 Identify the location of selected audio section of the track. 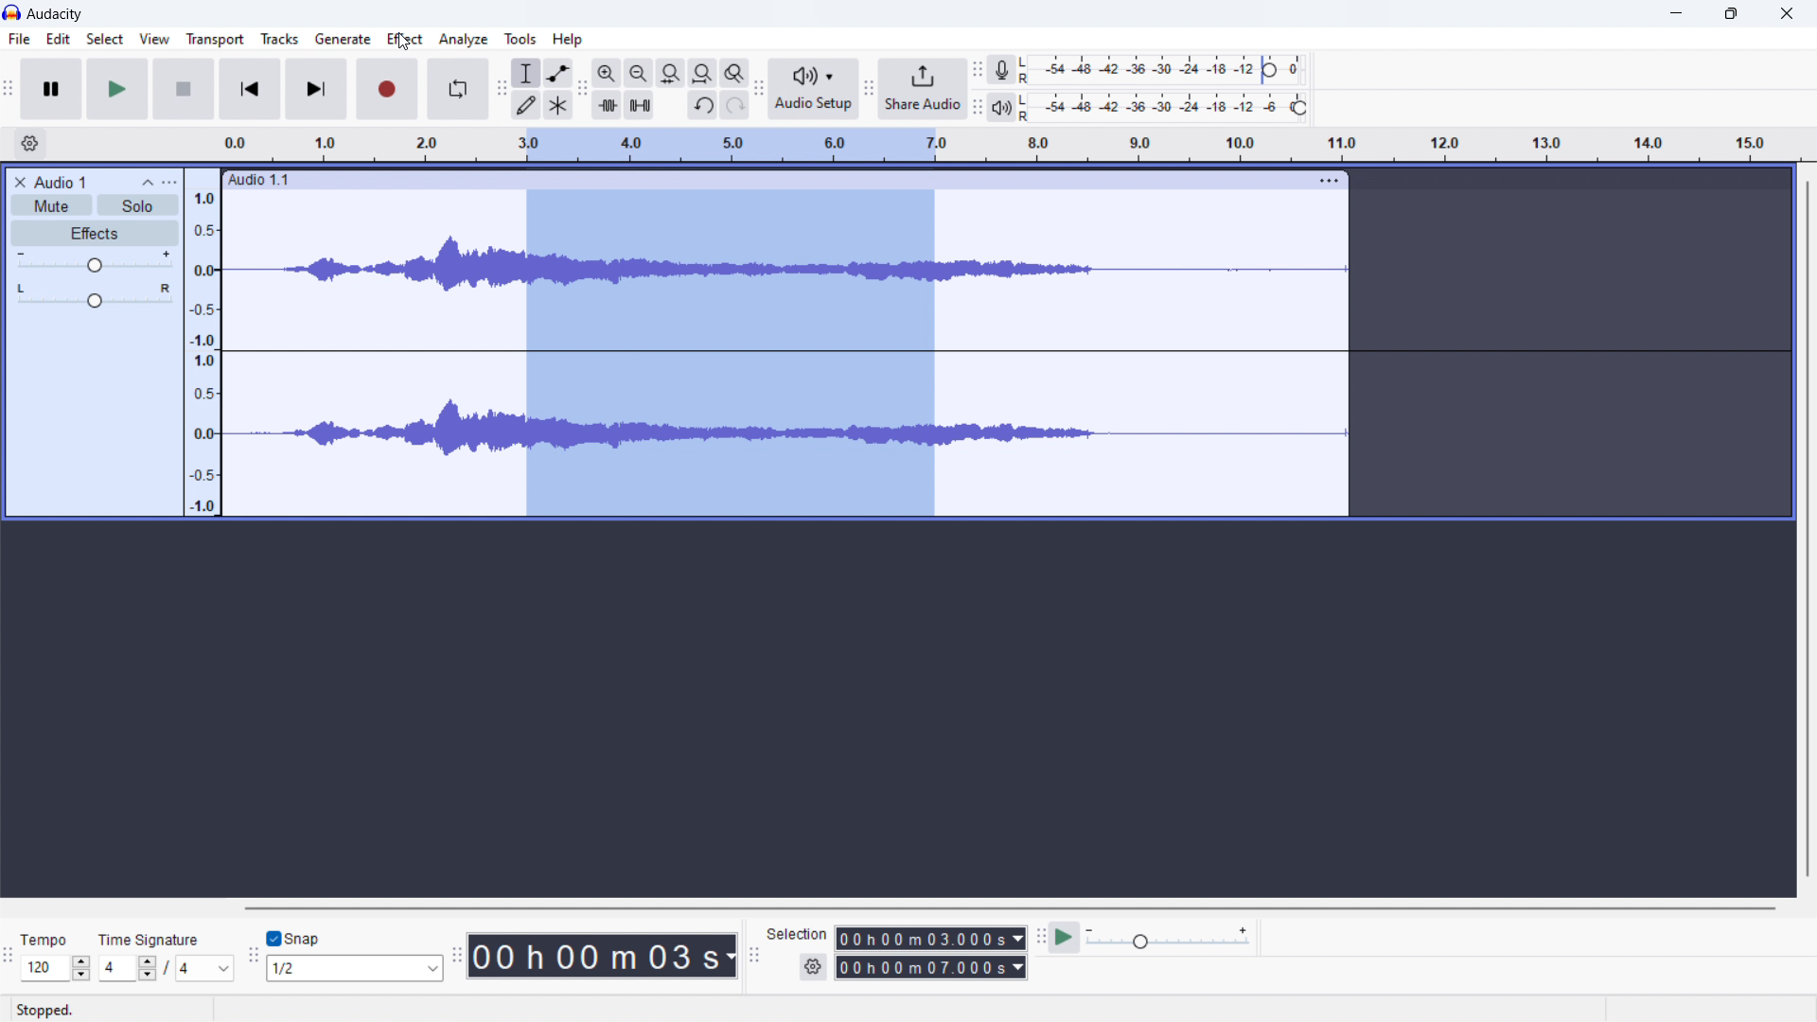
(729, 351).